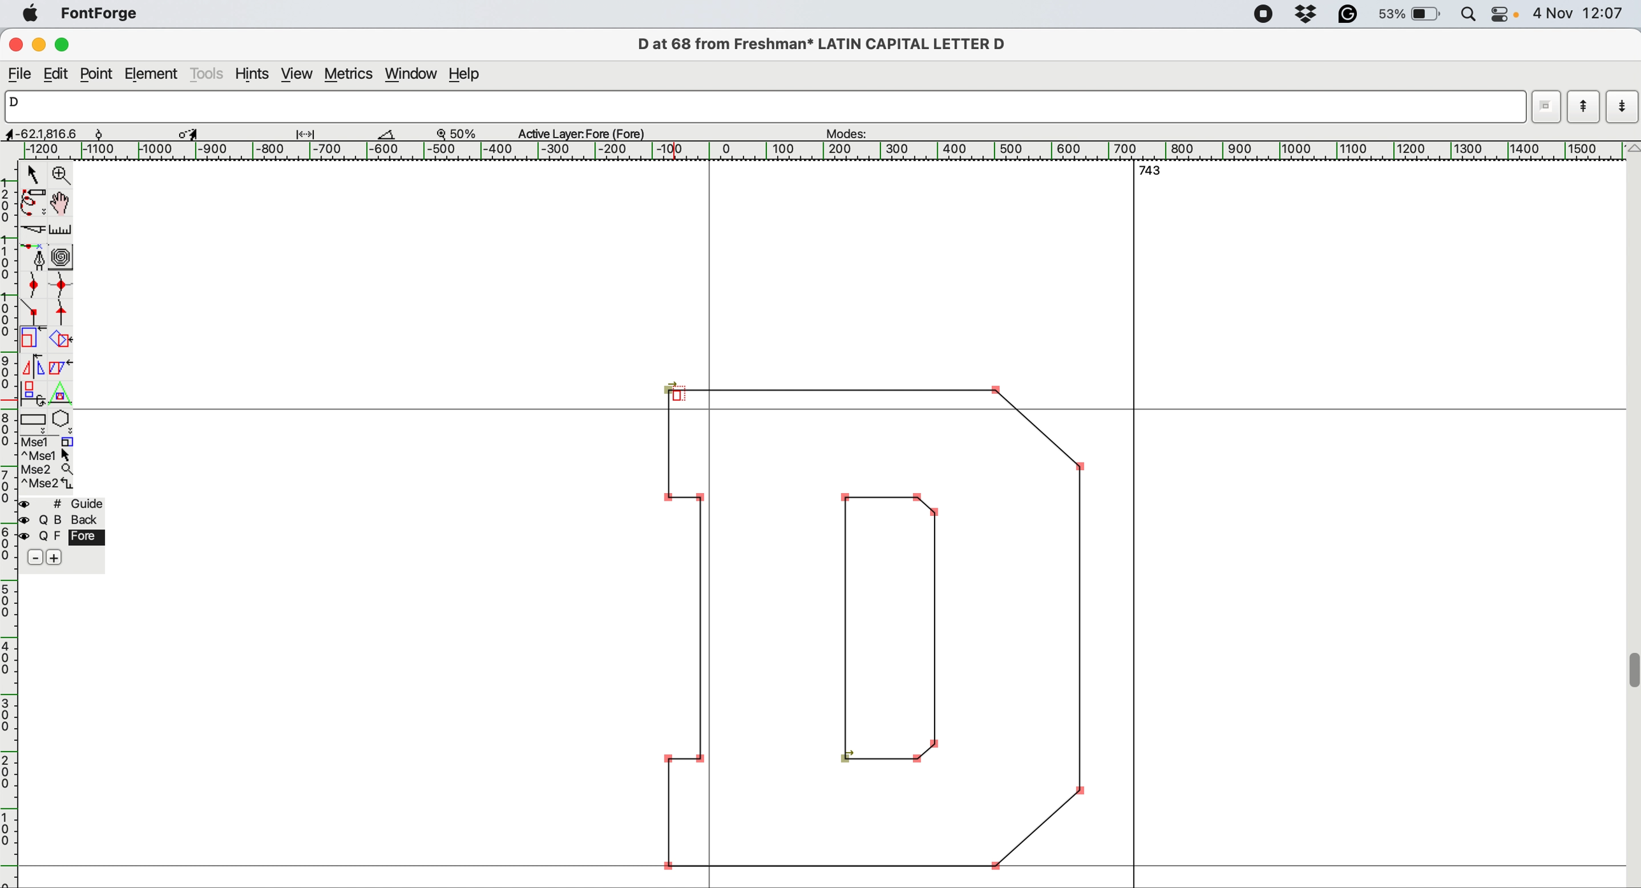 This screenshot has height=888, width=1641. Describe the element at coordinates (34, 368) in the screenshot. I see `flip the selection` at that location.